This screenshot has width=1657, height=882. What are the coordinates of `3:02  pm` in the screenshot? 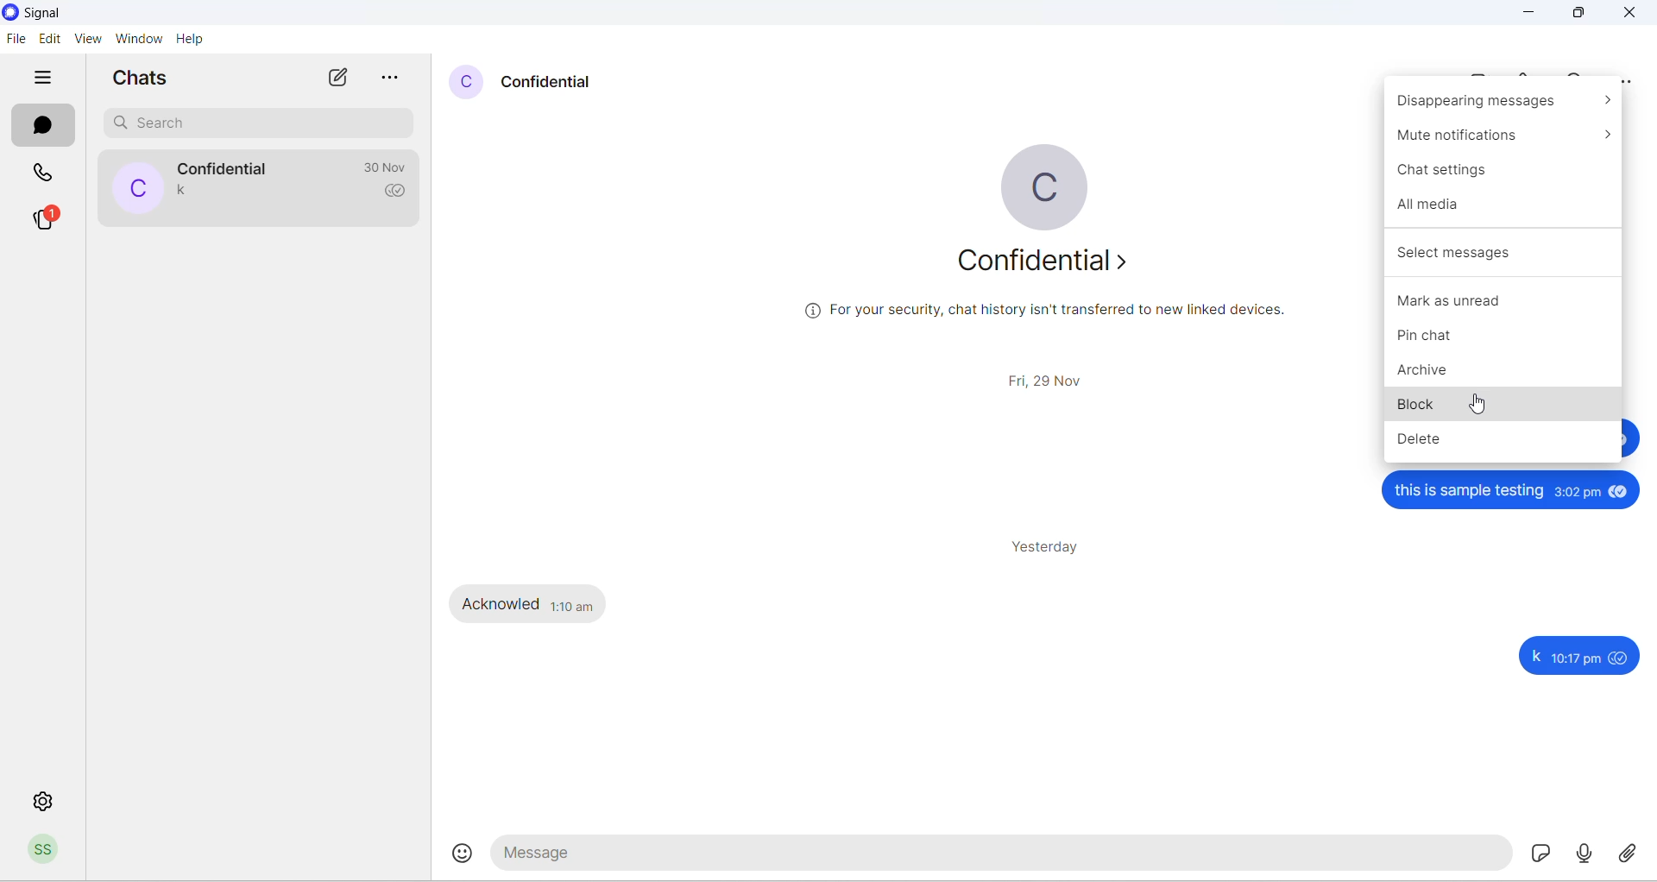 It's located at (1578, 492).